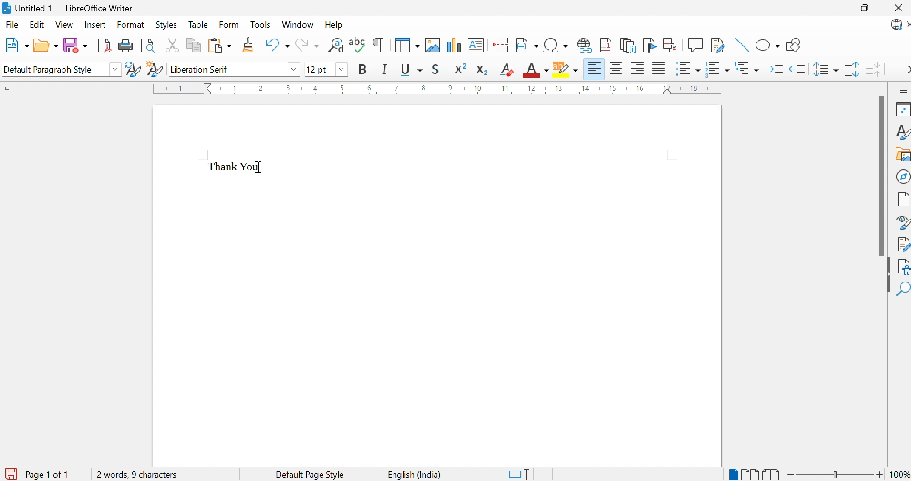  What do you see at coordinates (825, 71) in the screenshot?
I see `Set Line Spacing` at bounding box center [825, 71].